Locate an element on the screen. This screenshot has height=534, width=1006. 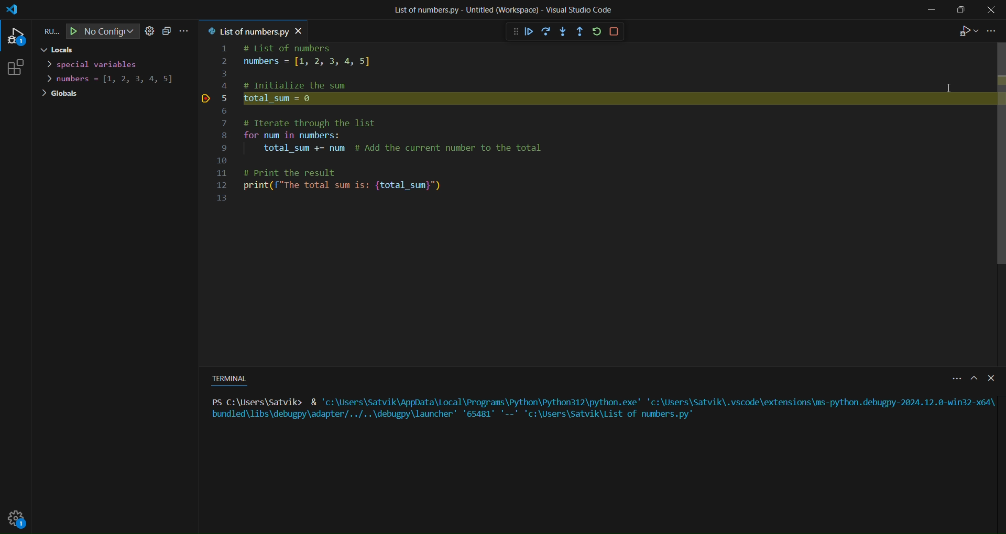
terminal is located at coordinates (231, 377).